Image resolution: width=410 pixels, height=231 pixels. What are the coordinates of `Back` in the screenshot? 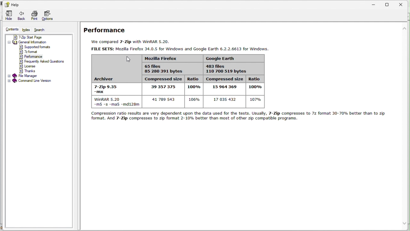 It's located at (20, 16).